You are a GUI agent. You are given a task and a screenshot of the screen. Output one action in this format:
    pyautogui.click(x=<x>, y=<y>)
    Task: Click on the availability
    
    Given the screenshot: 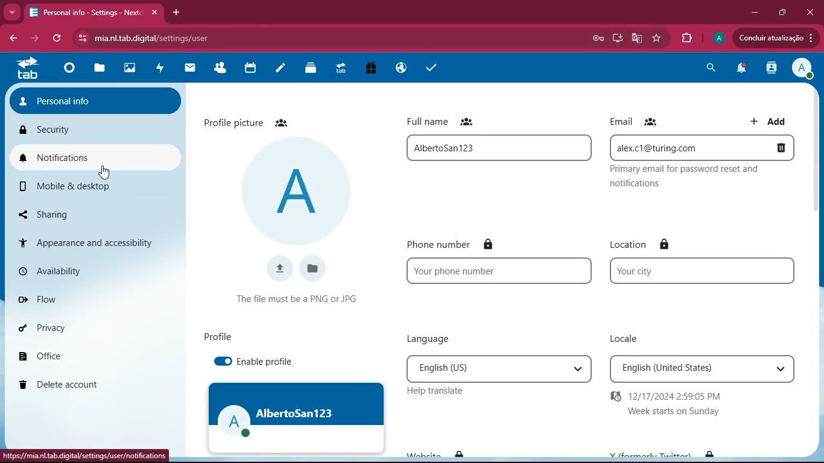 What is the action you would take?
    pyautogui.click(x=86, y=268)
    